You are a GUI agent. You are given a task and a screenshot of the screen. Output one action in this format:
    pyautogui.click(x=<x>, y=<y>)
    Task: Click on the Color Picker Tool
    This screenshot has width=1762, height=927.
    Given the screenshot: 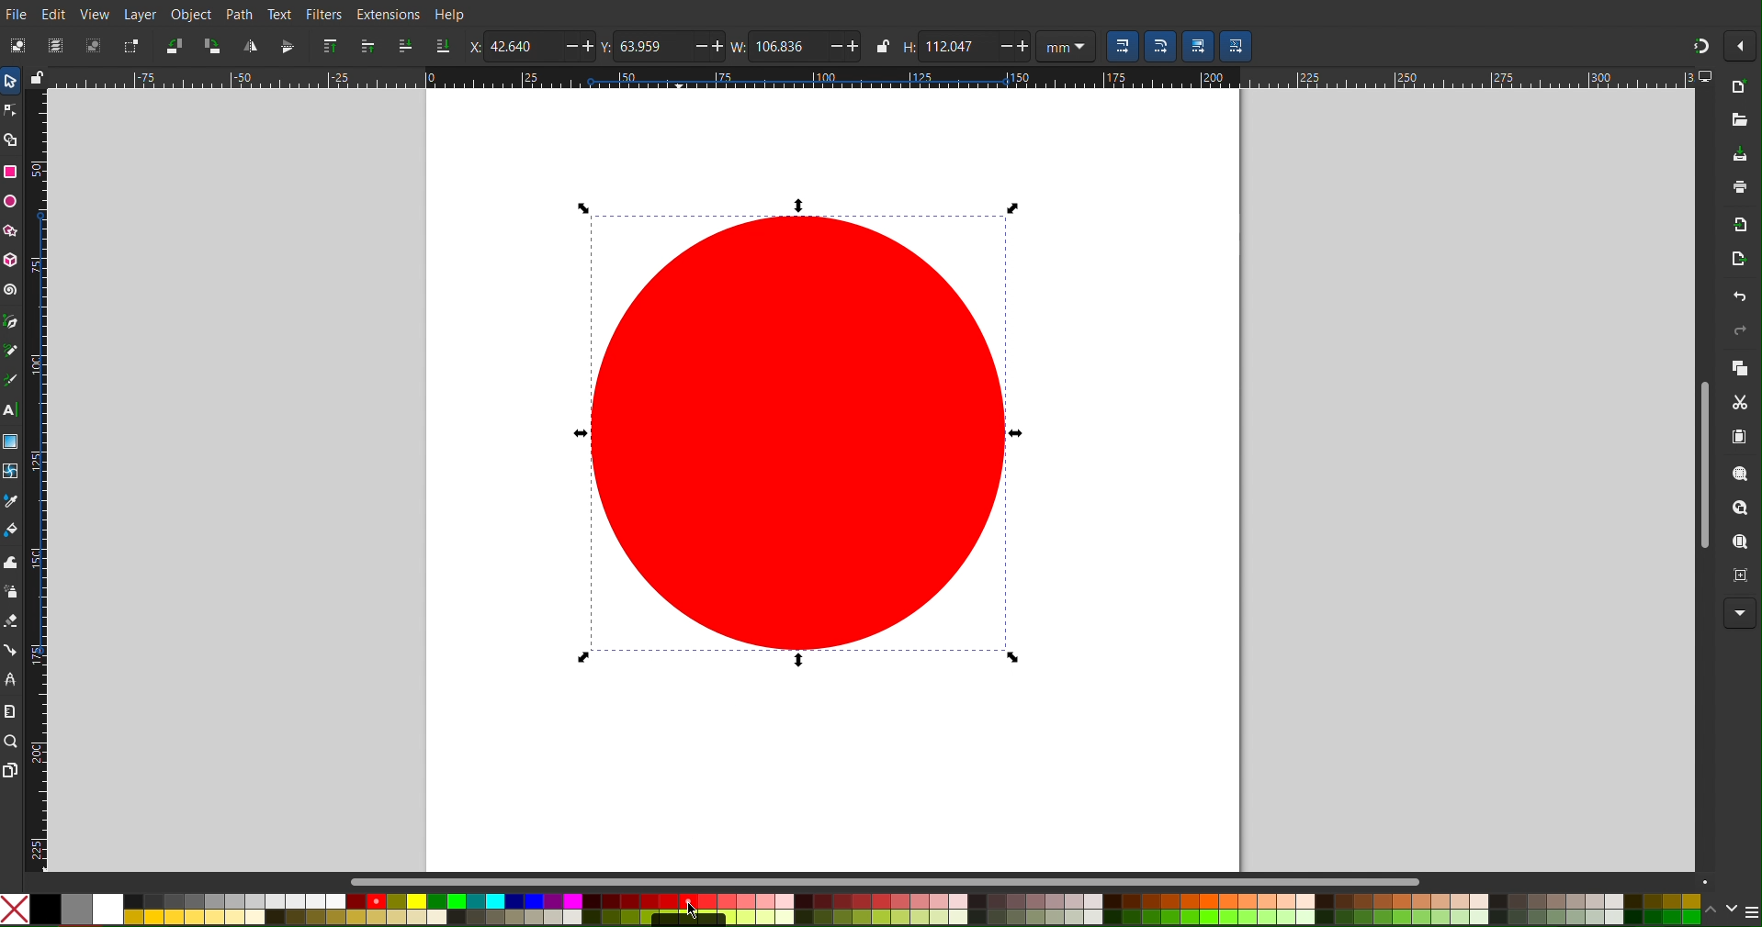 What is the action you would take?
    pyautogui.click(x=11, y=500)
    